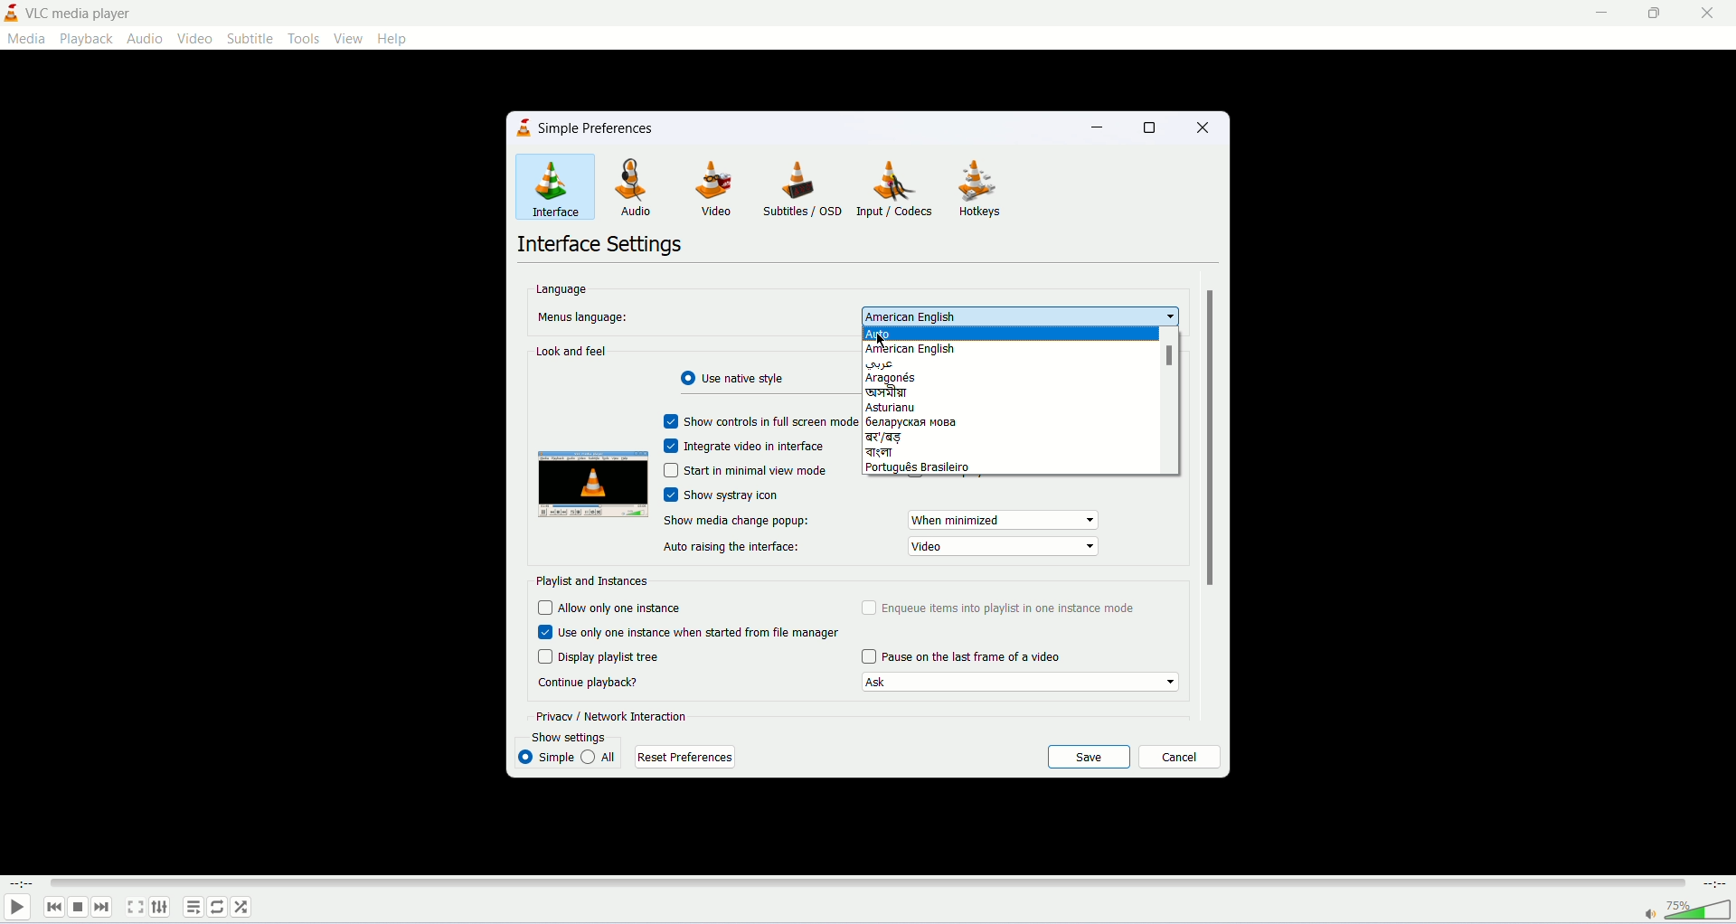  What do you see at coordinates (1706, 16) in the screenshot?
I see `close` at bounding box center [1706, 16].